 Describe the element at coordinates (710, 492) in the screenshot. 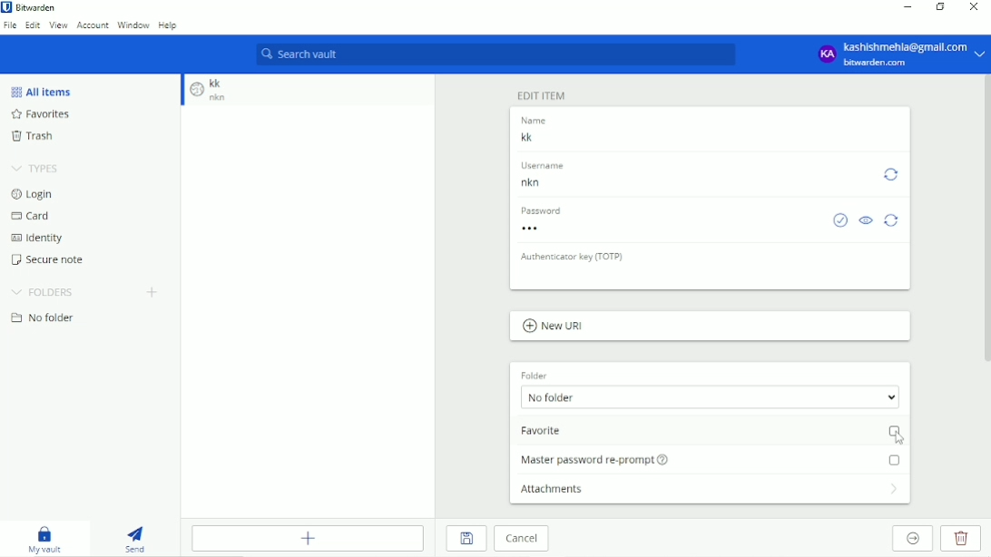

I see `Attachments` at that location.